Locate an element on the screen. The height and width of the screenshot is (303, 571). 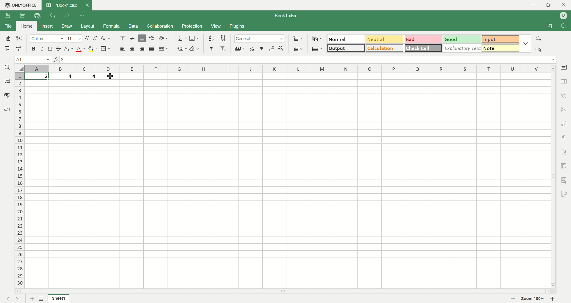
note is located at coordinates (500, 48).